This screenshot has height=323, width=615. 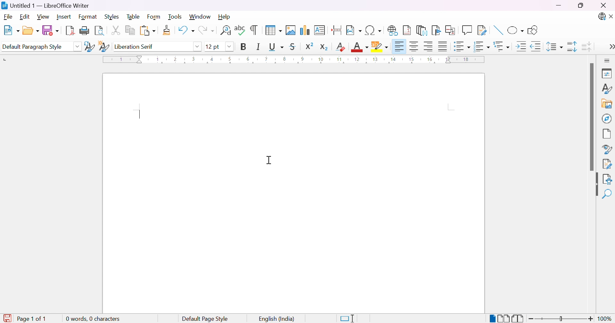 What do you see at coordinates (607, 163) in the screenshot?
I see `Manage check` at bounding box center [607, 163].